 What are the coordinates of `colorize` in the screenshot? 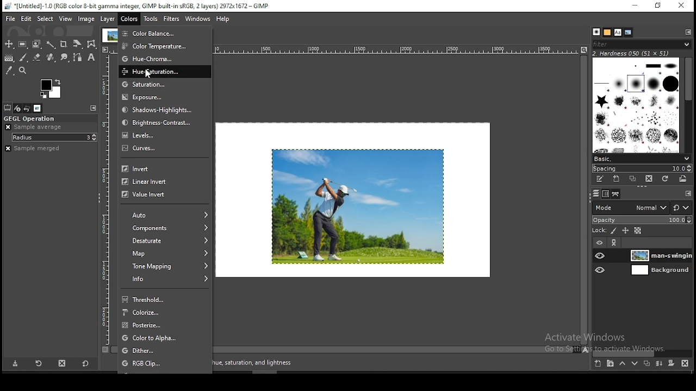 It's located at (166, 312).